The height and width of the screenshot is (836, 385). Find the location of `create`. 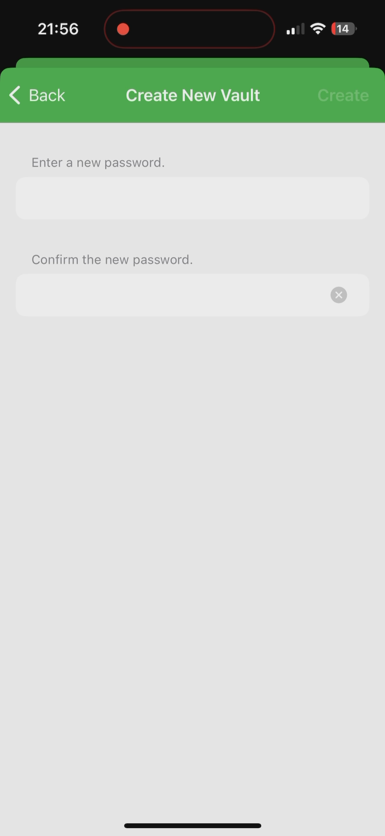

create is located at coordinates (343, 90).